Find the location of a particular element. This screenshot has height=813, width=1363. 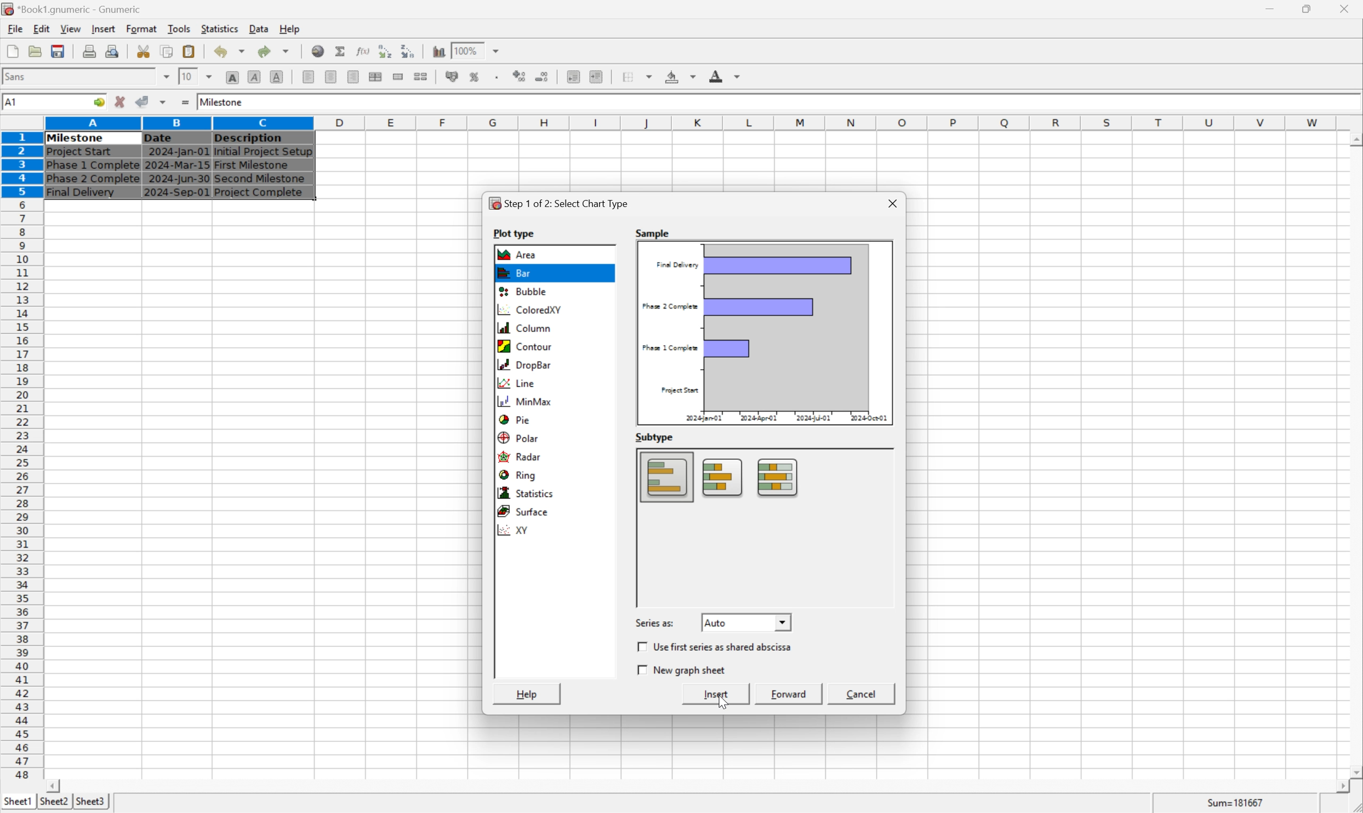

bar chart subtype is located at coordinates (723, 478).